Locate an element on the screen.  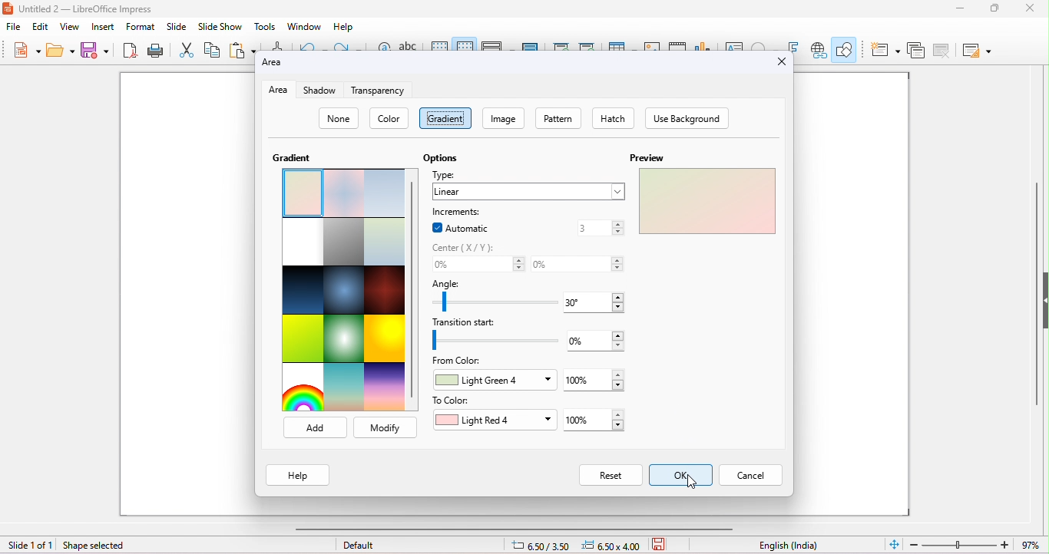
horizontal scroll bar is located at coordinates (517, 529).